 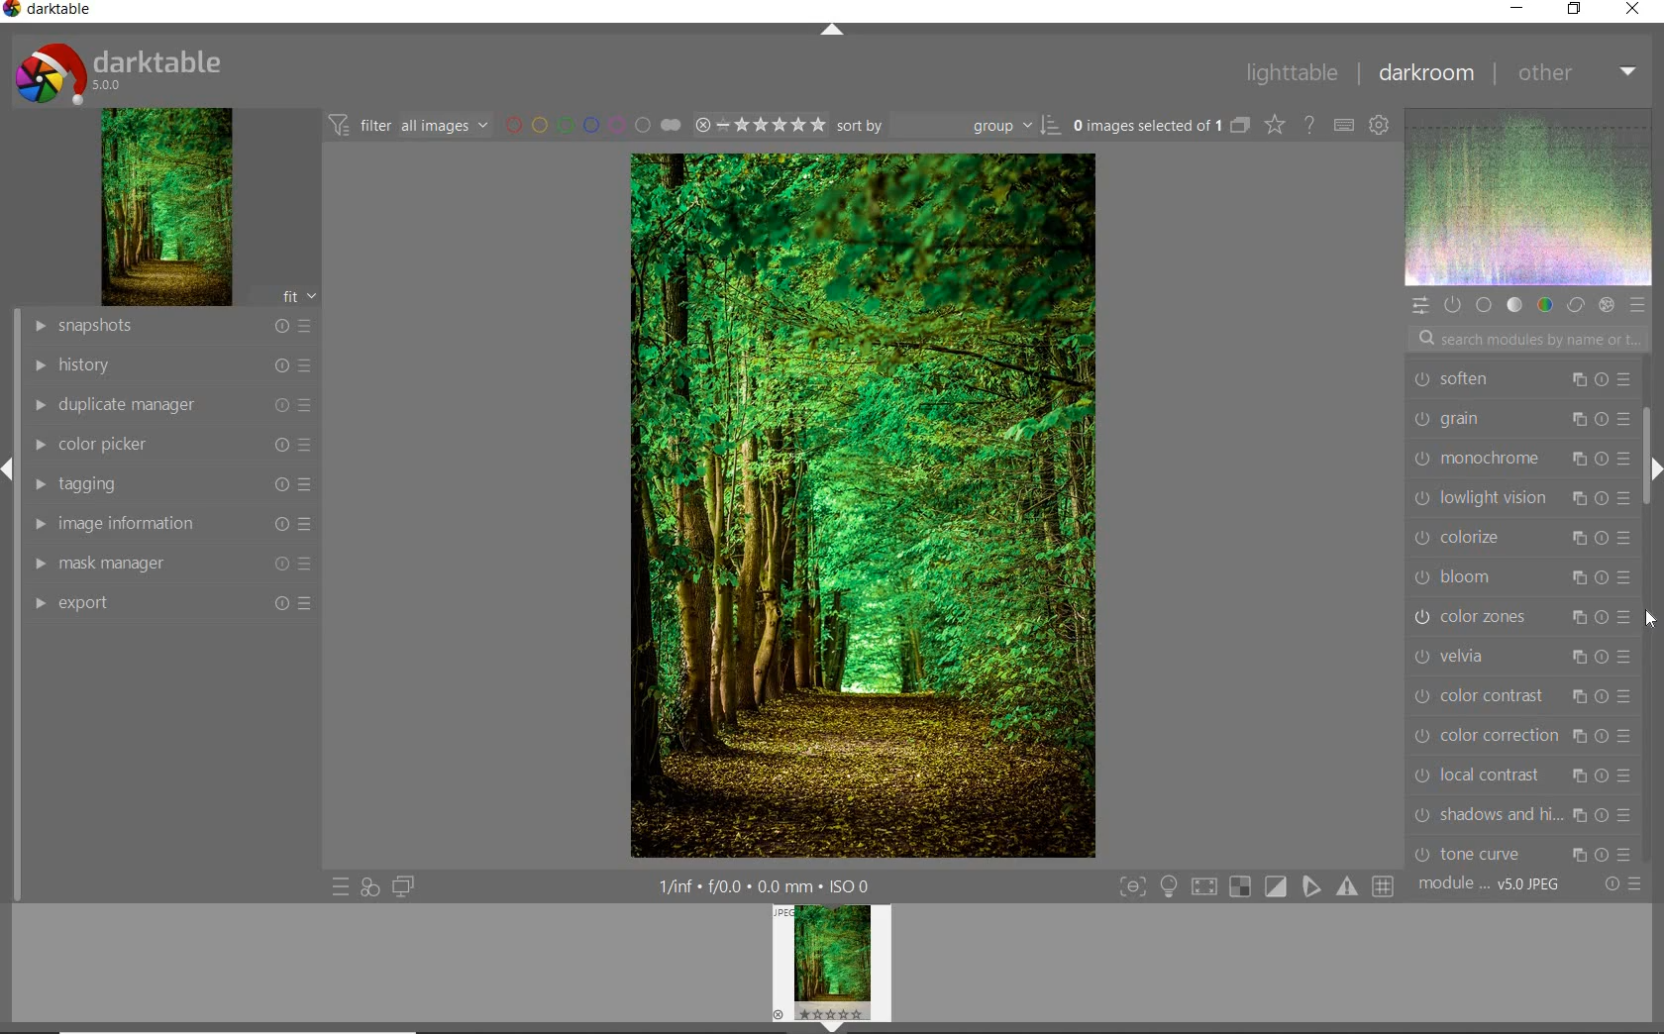 I want to click on FILTER BY IMAGE COLOR LABEL, so click(x=589, y=123).